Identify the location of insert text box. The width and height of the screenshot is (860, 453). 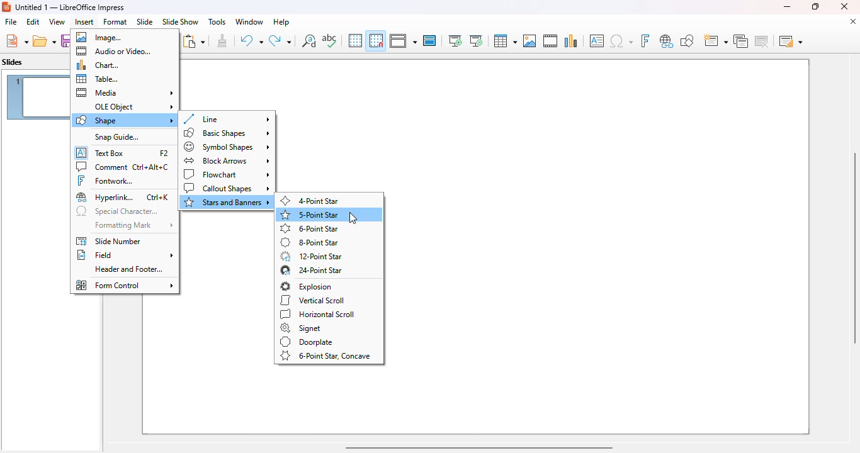
(597, 41).